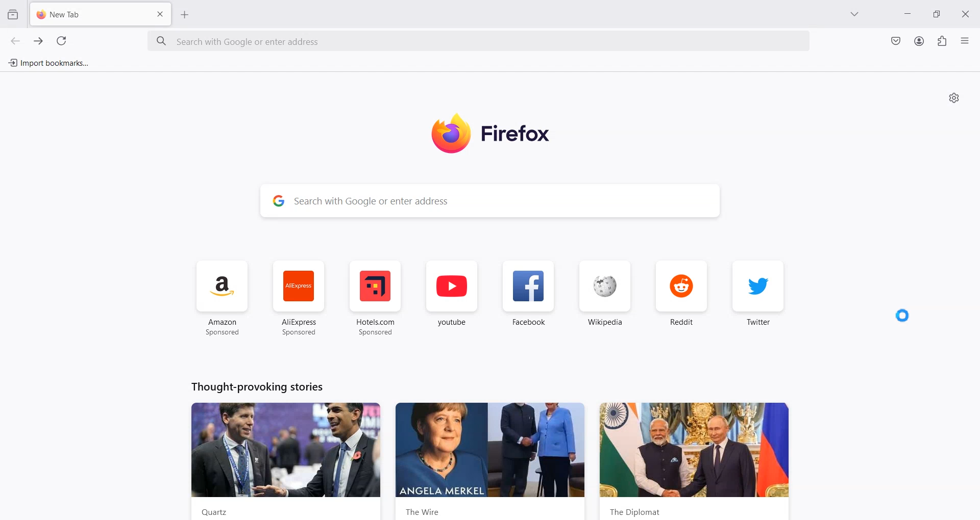  Describe the element at coordinates (942, 41) in the screenshot. I see `Extensions` at that location.